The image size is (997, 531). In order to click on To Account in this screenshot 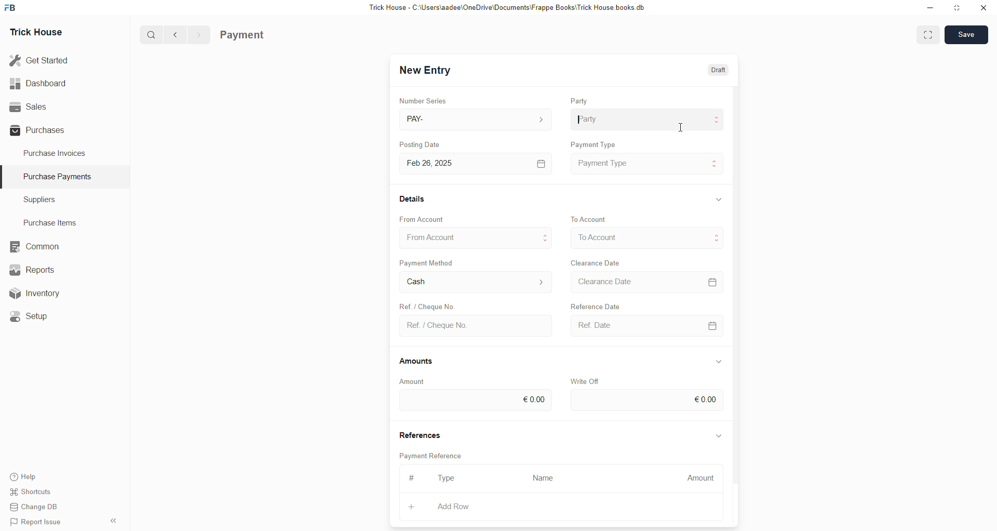, I will do `click(589, 218)`.